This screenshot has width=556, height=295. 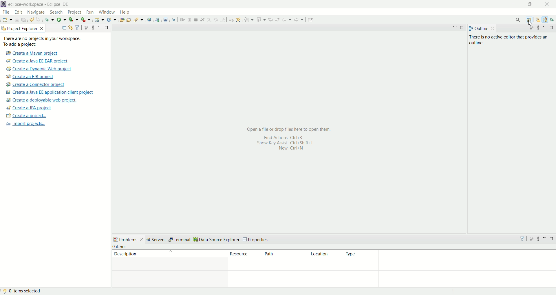 I want to click on edit, so click(x=18, y=12).